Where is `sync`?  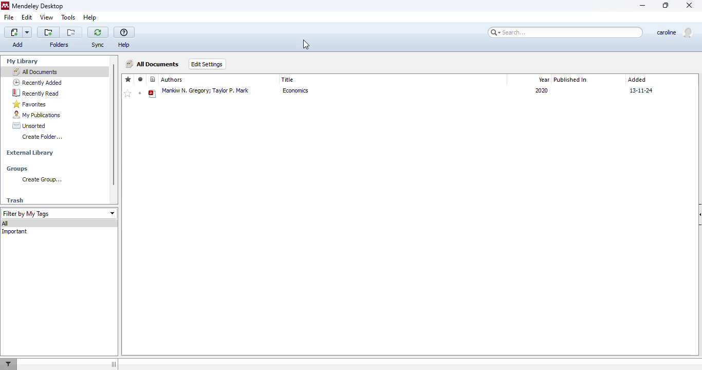
sync is located at coordinates (98, 32).